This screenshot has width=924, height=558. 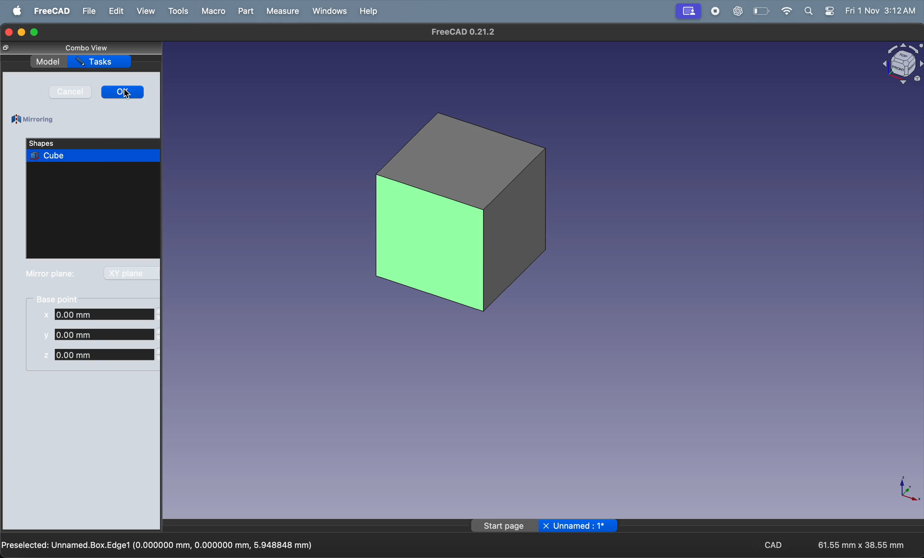 What do you see at coordinates (283, 12) in the screenshot?
I see `measure` at bounding box center [283, 12].